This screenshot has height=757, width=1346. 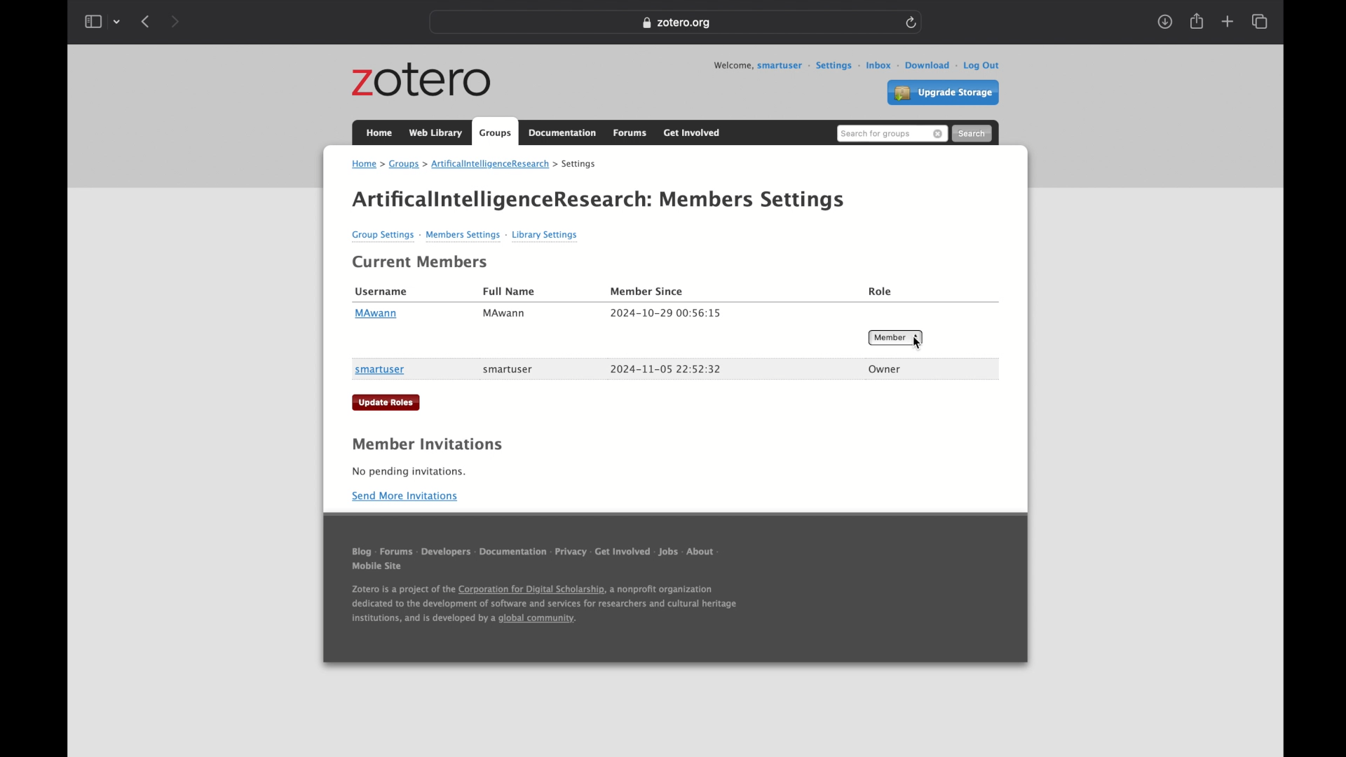 I want to click on group settings, so click(x=385, y=237).